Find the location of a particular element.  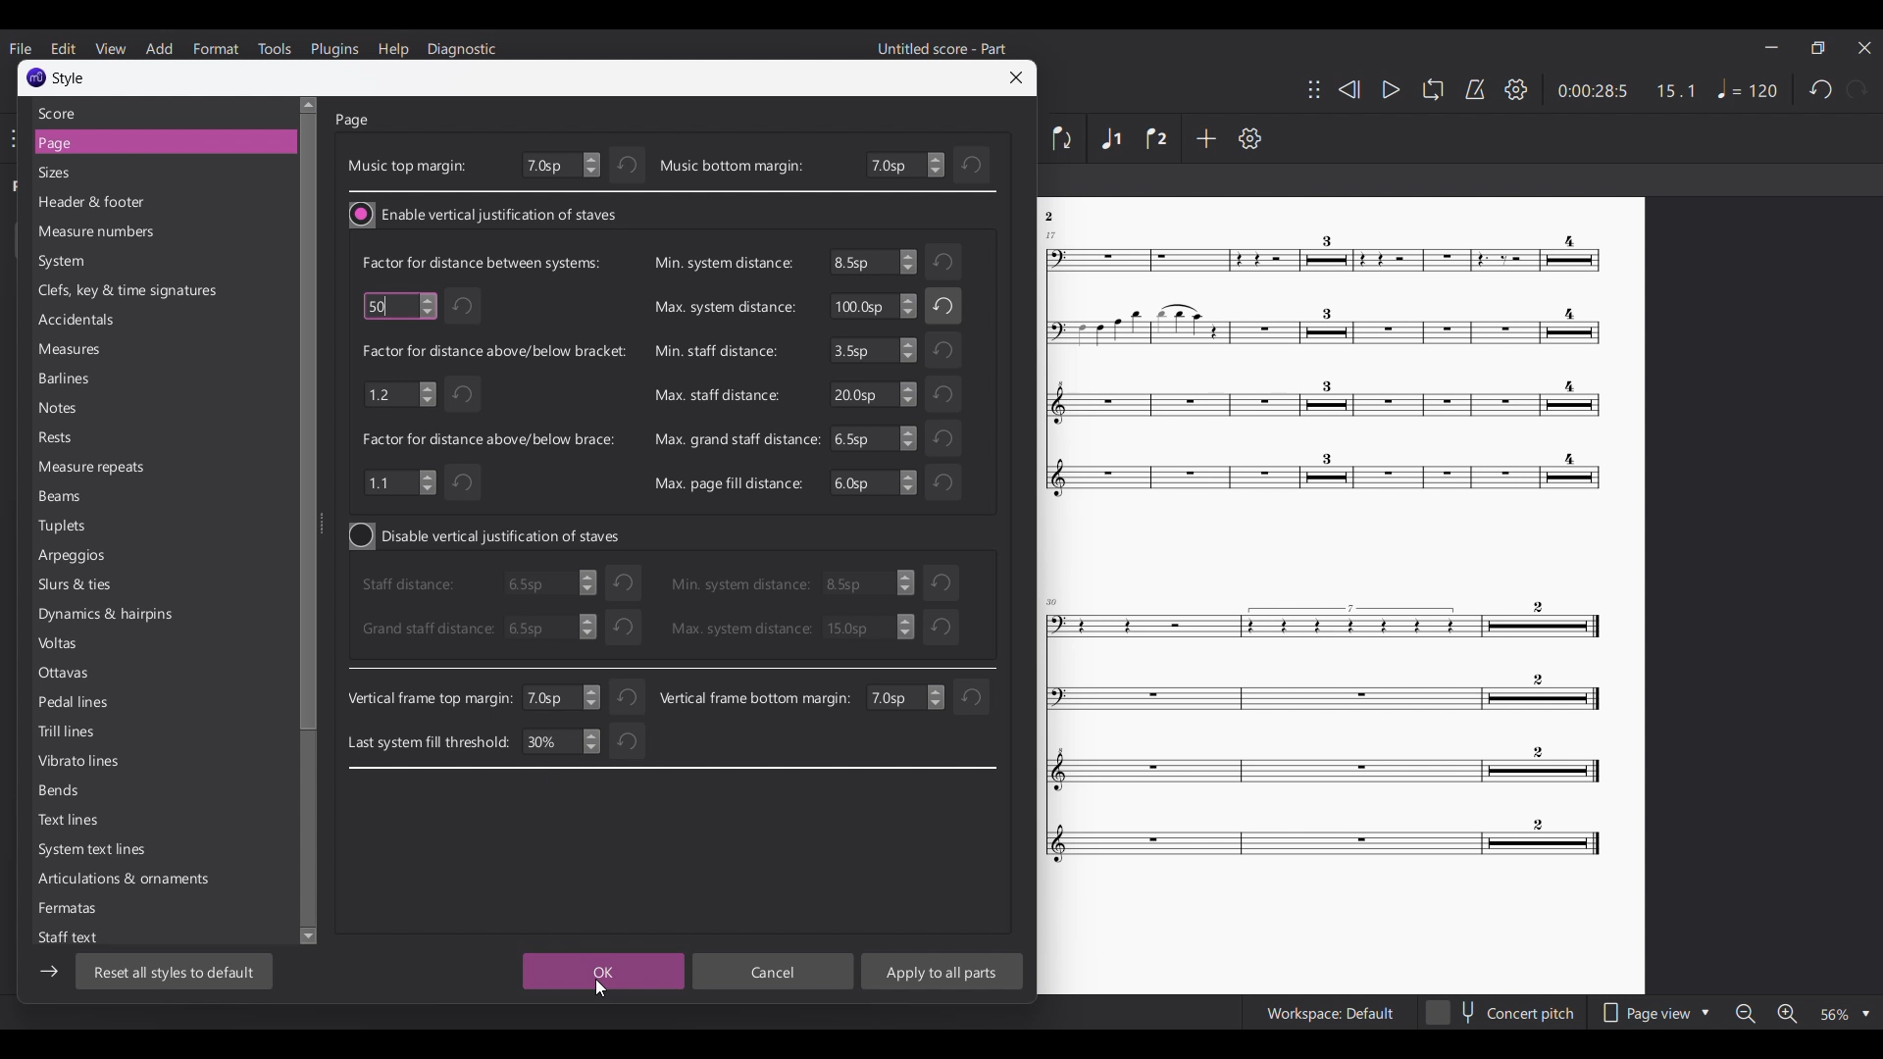

format is located at coordinates (217, 48).